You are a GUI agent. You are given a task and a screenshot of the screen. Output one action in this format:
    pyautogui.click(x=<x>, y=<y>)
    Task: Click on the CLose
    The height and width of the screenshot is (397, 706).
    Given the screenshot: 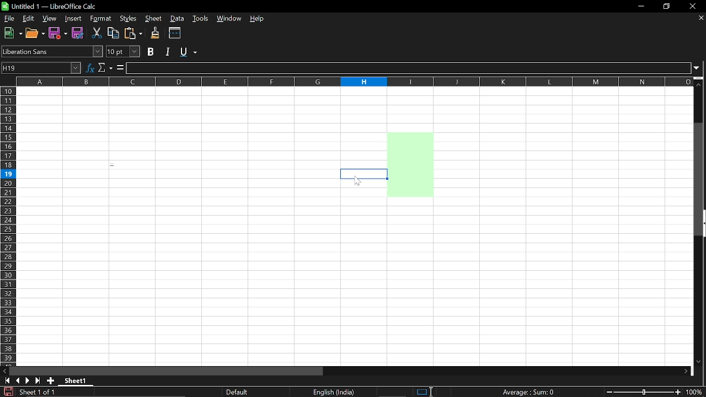 What is the action you would take?
    pyautogui.click(x=692, y=6)
    